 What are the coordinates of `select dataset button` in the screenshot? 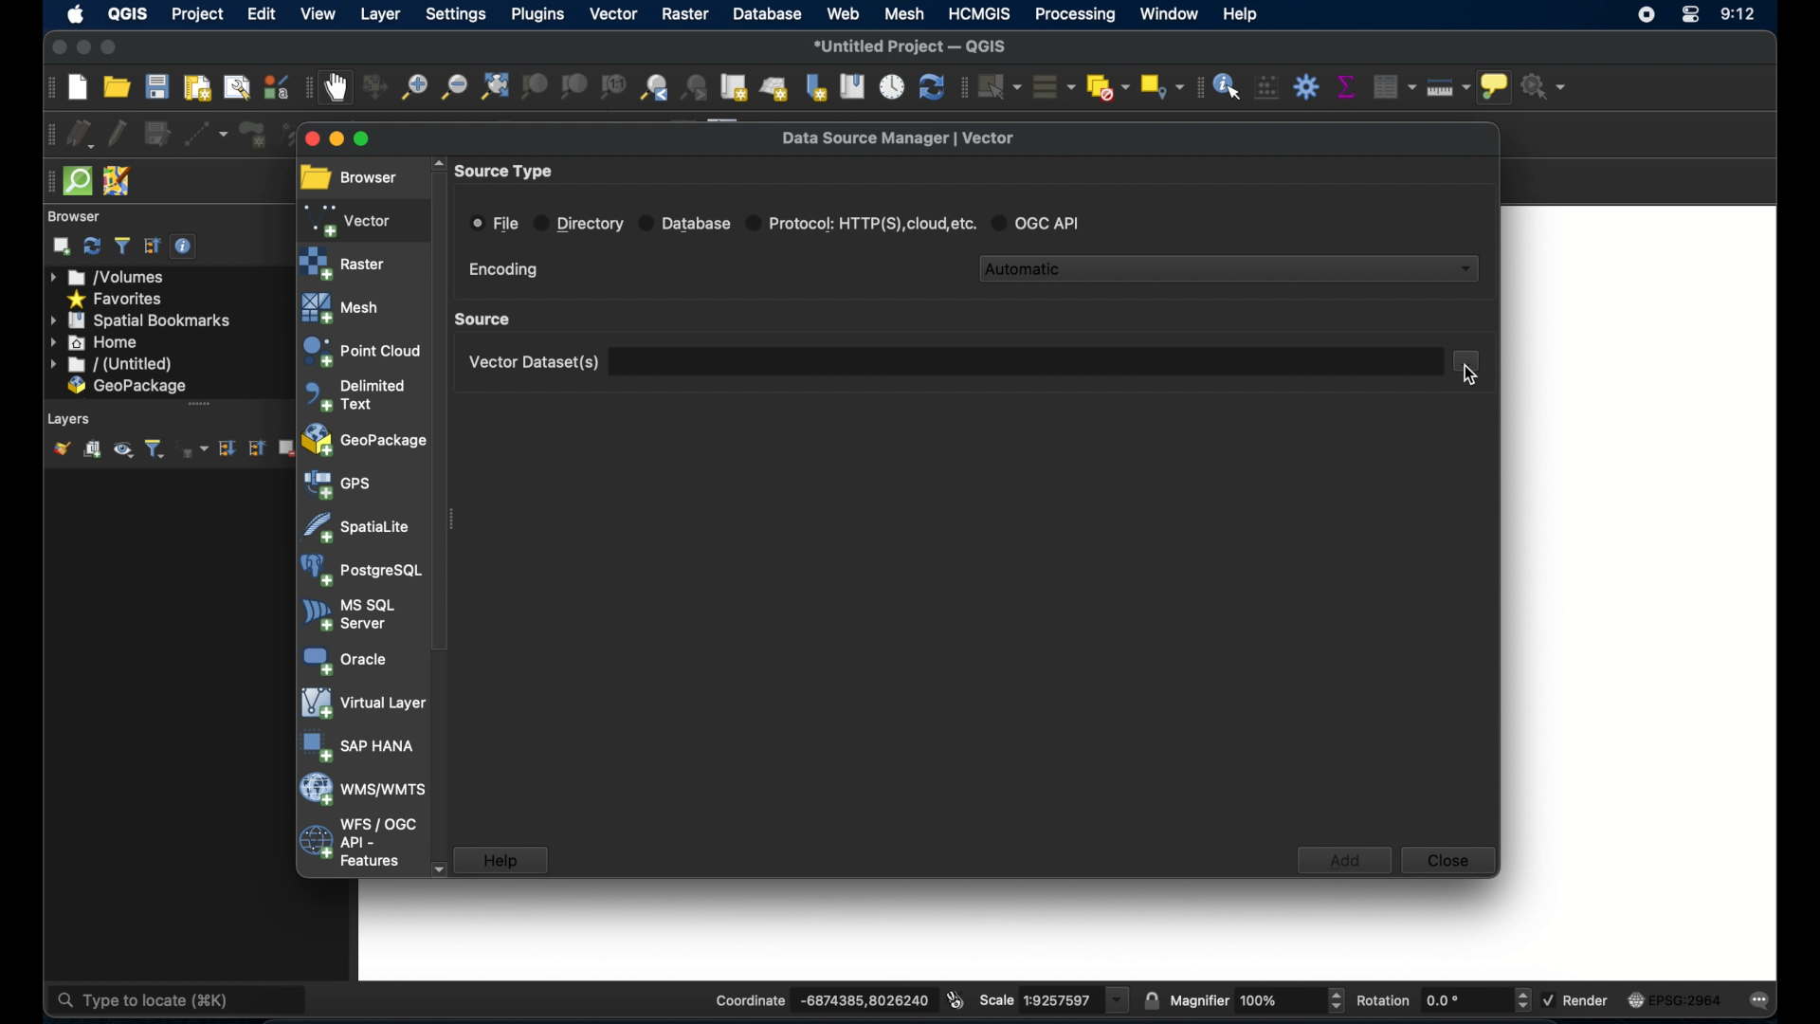 It's located at (1469, 361).